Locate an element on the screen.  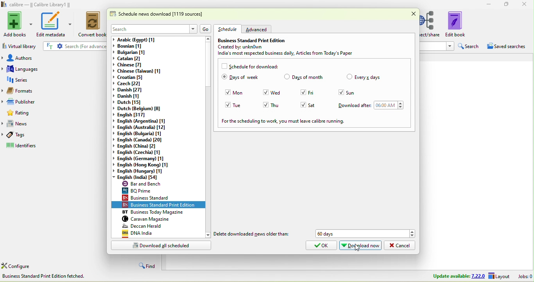
dutch[15] is located at coordinates (131, 103).